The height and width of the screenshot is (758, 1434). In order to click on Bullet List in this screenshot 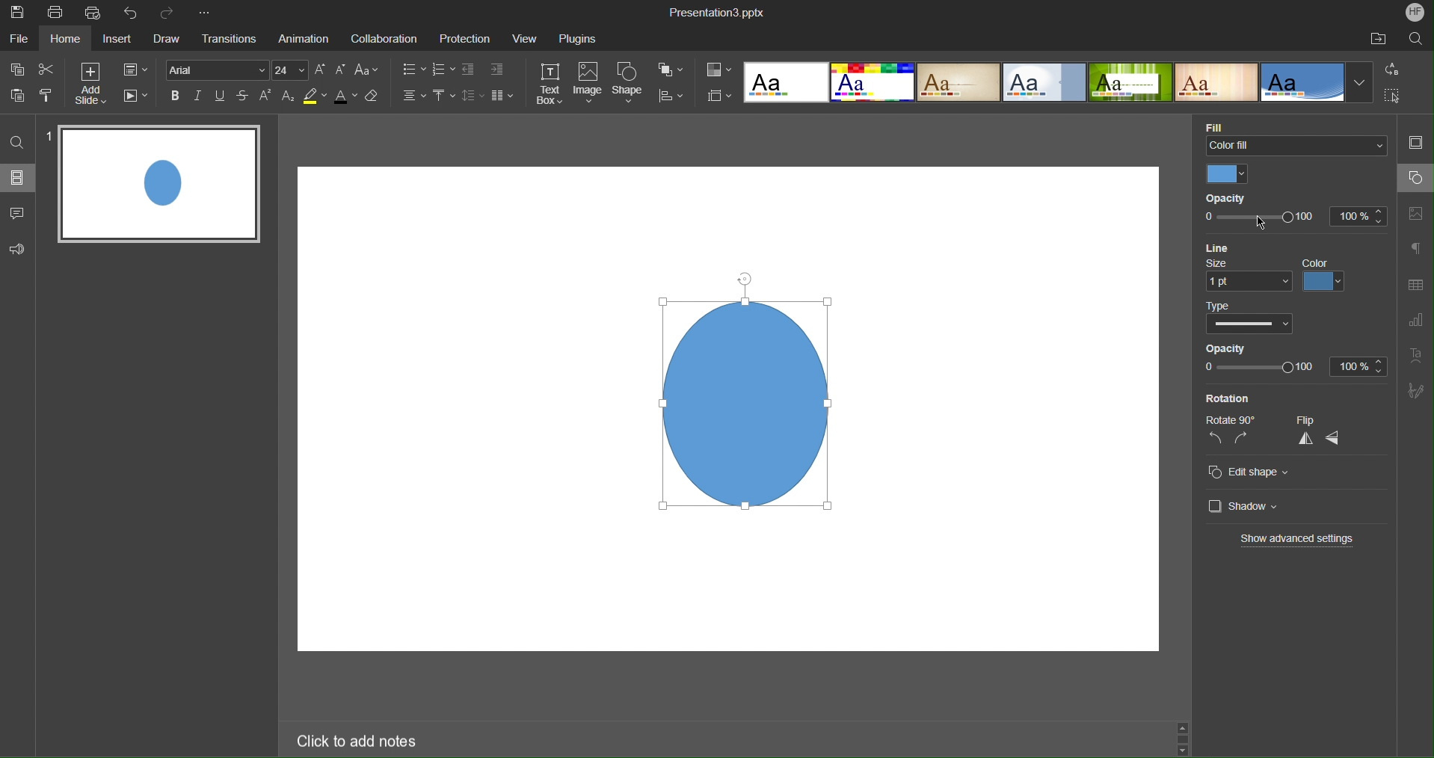, I will do `click(413, 71)`.